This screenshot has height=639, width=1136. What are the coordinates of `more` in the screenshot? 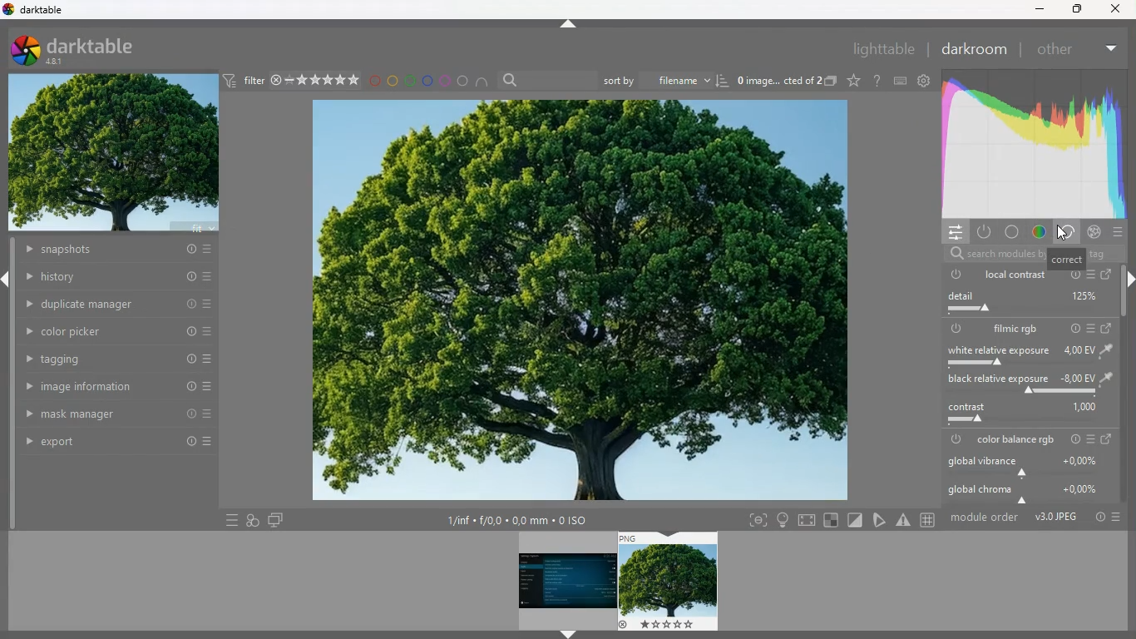 It's located at (1094, 330).